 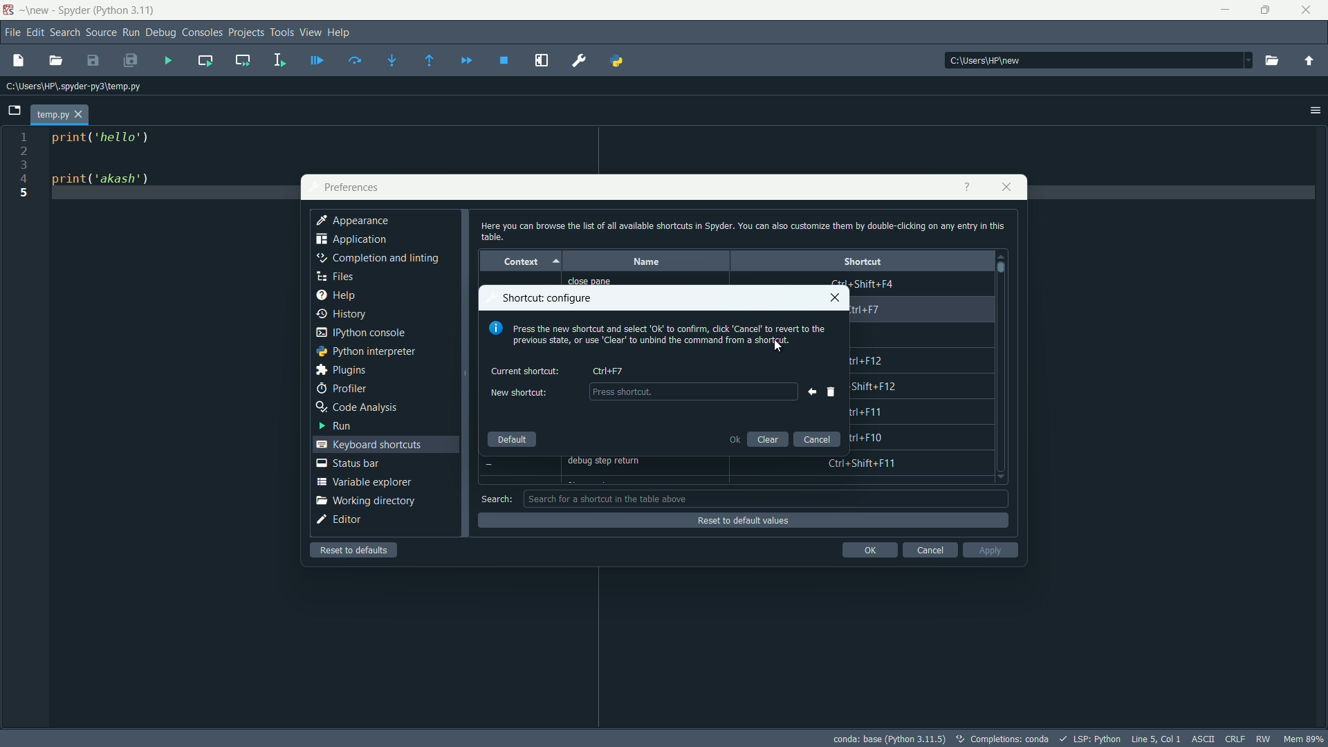 What do you see at coordinates (966, 187) in the screenshot?
I see `get help` at bounding box center [966, 187].